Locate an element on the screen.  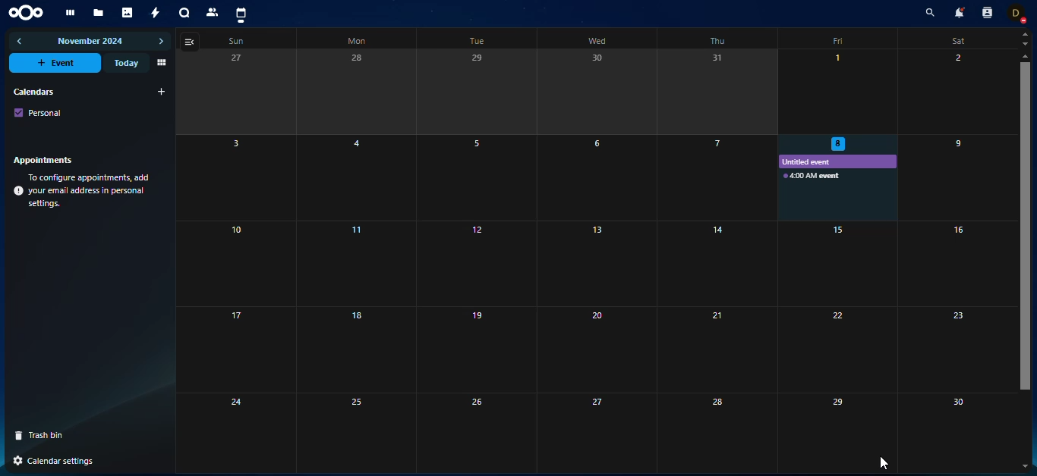
30 is located at coordinates (597, 92).